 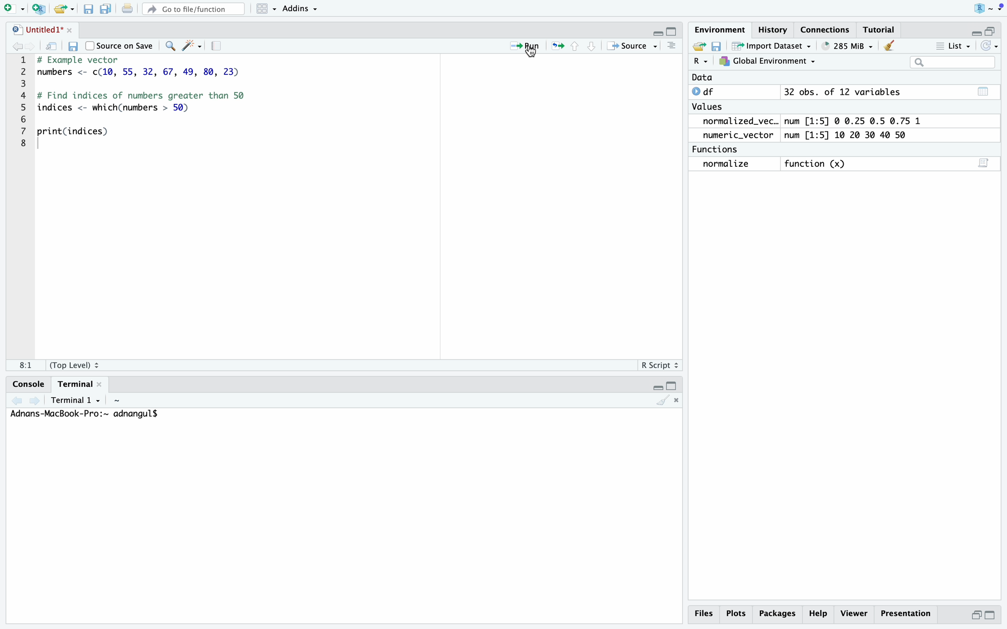 What do you see at coordinates (54, 400) in the screenshot?
I see `TERIMAL 1` at bounding box center [54, 400].